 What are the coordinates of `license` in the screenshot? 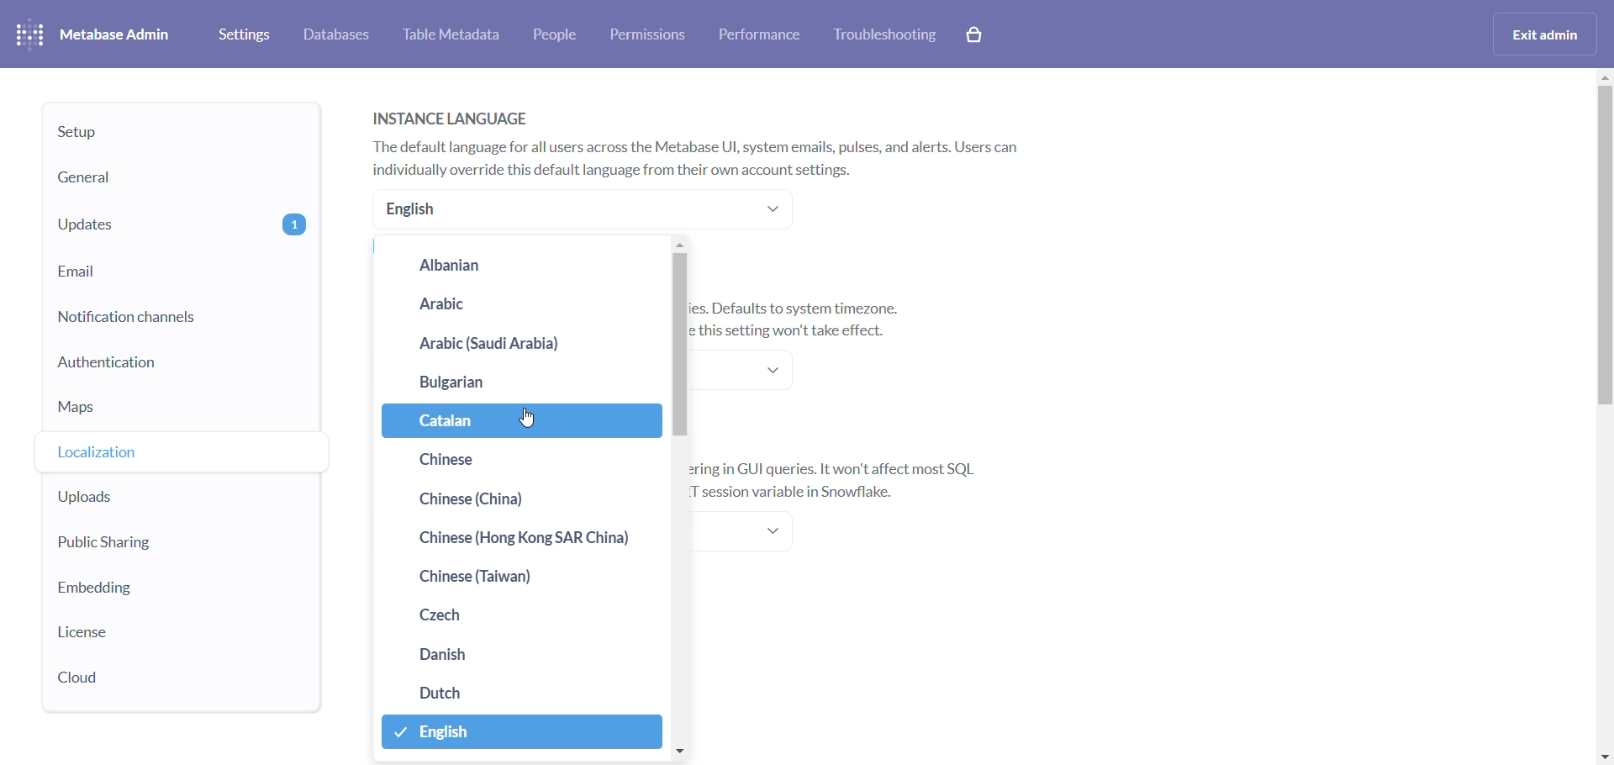 It's located at (165, 633).